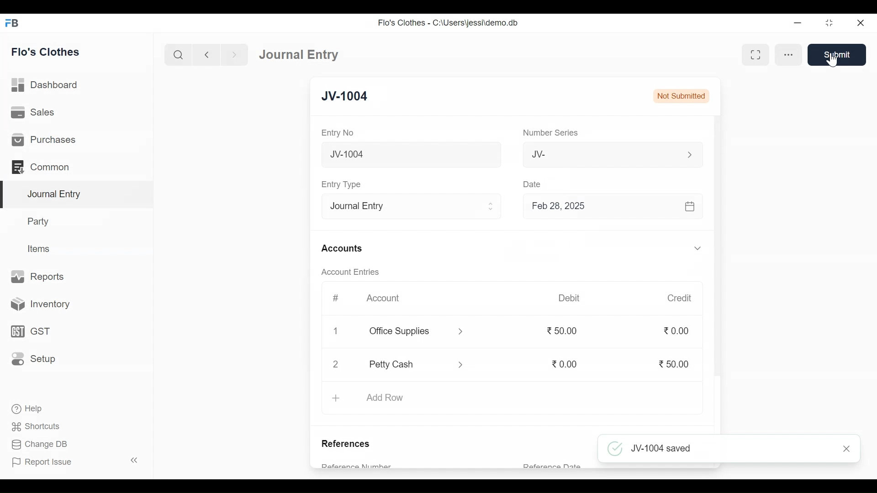 The width and height of the screenshot is (877, 493). Describe the element at coordinates (568, 298) in the screenshot. I see `Debit` at that location.